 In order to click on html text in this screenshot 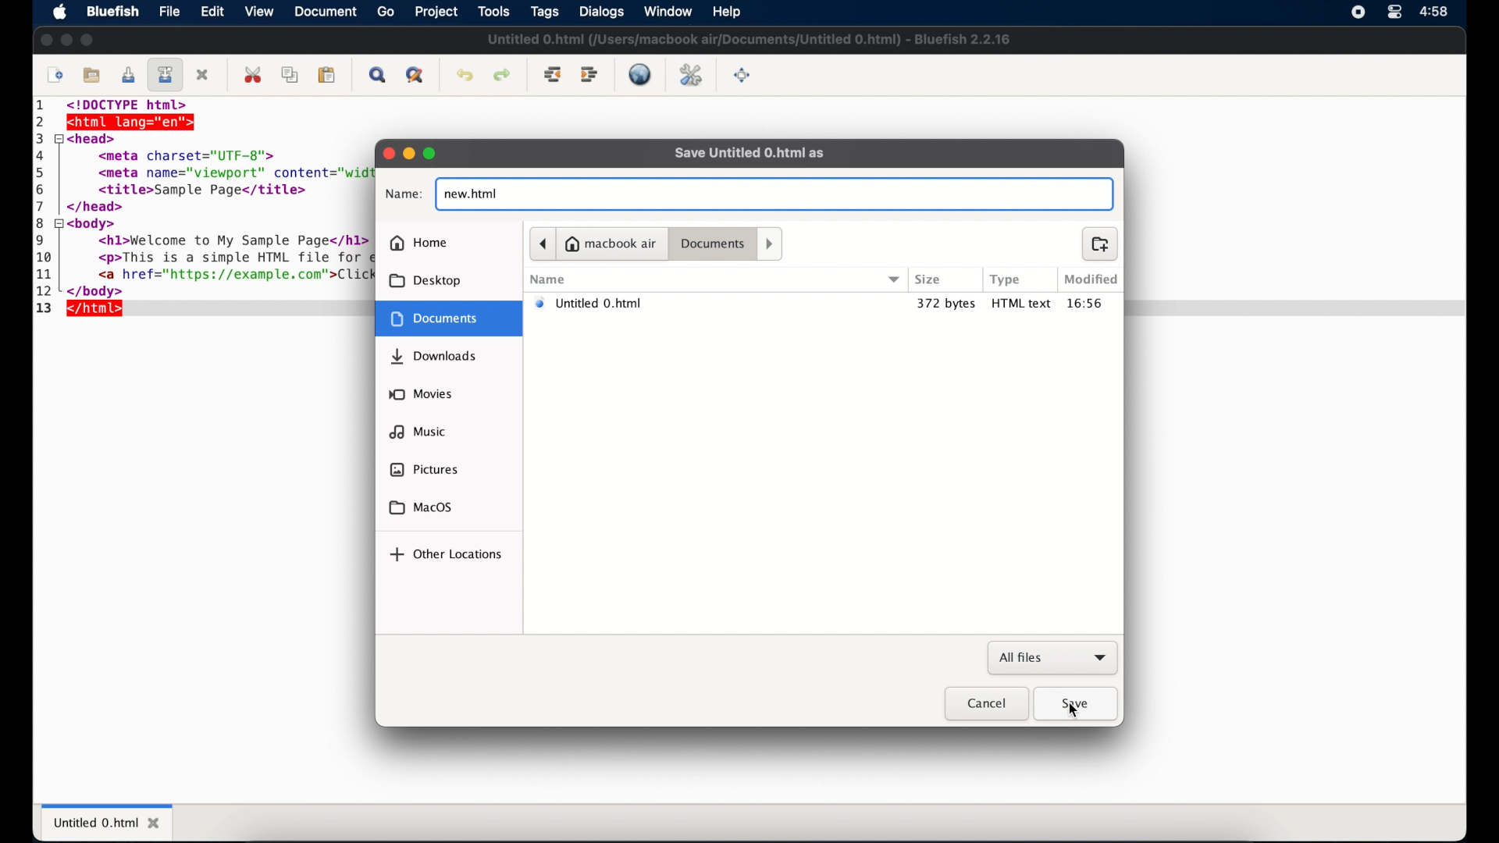, I will do `click(1022, 303)`.